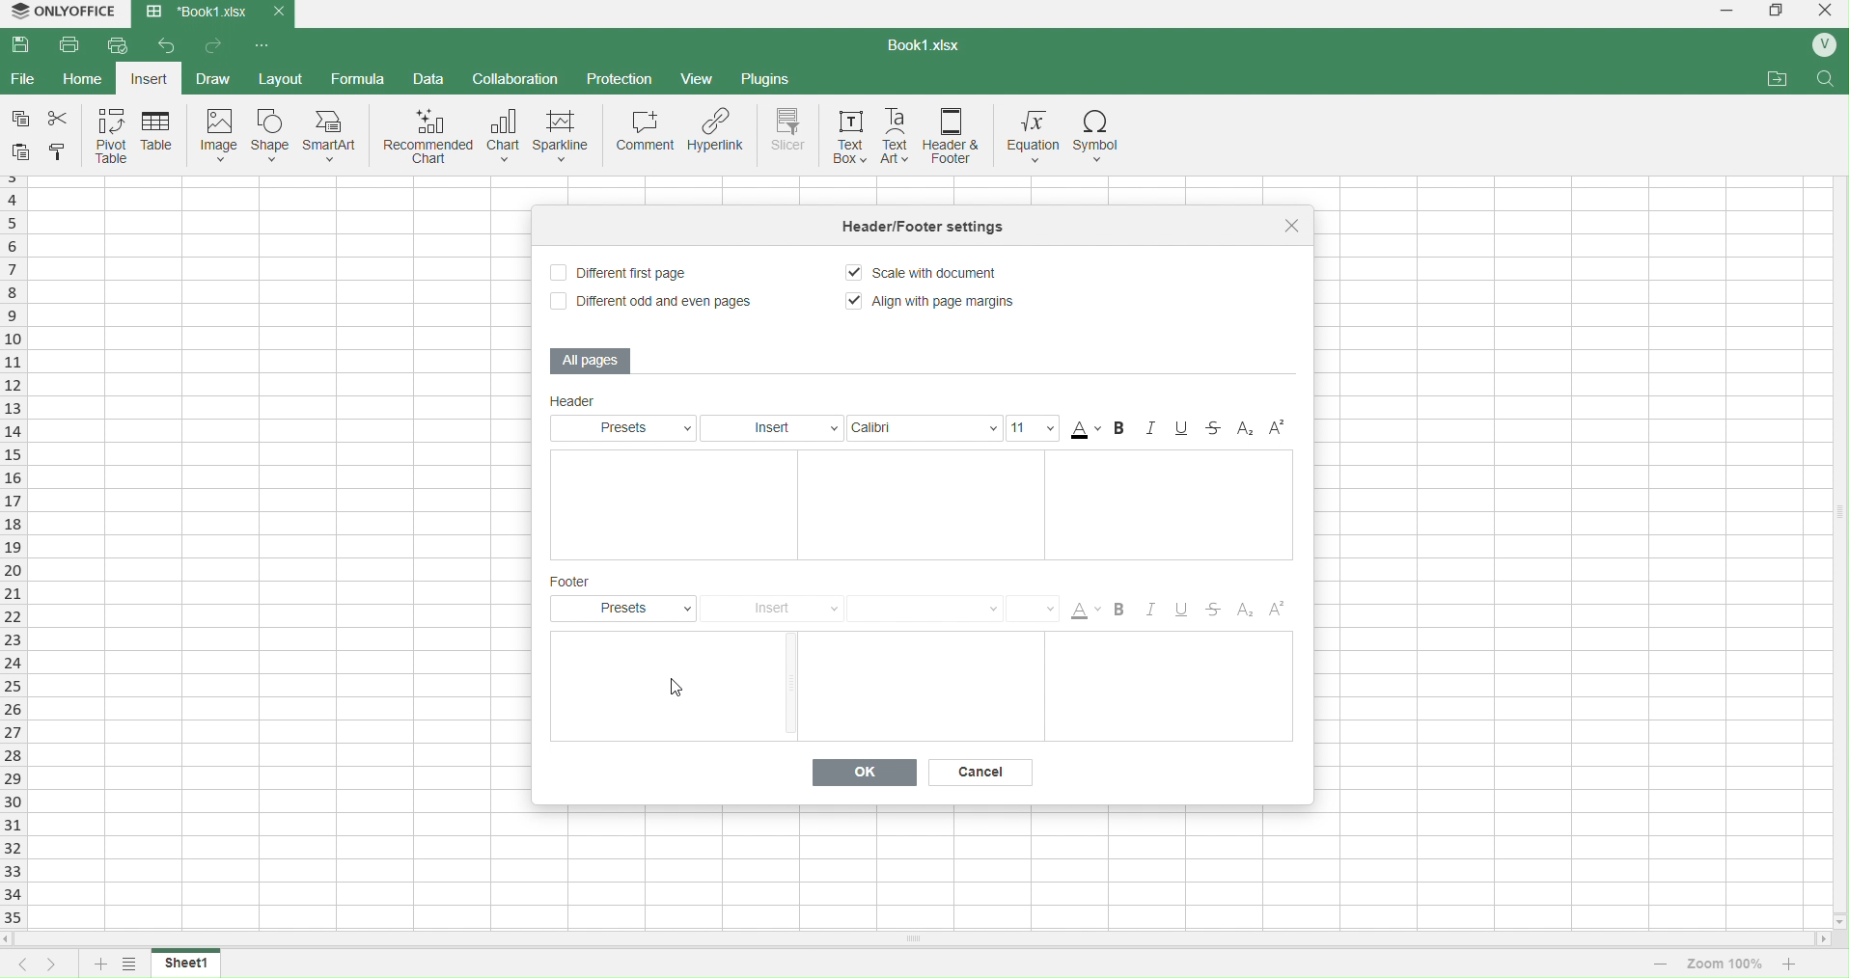  Describe the element at coordinates (271, 136) in the screenshot. I see `shape` at that location.